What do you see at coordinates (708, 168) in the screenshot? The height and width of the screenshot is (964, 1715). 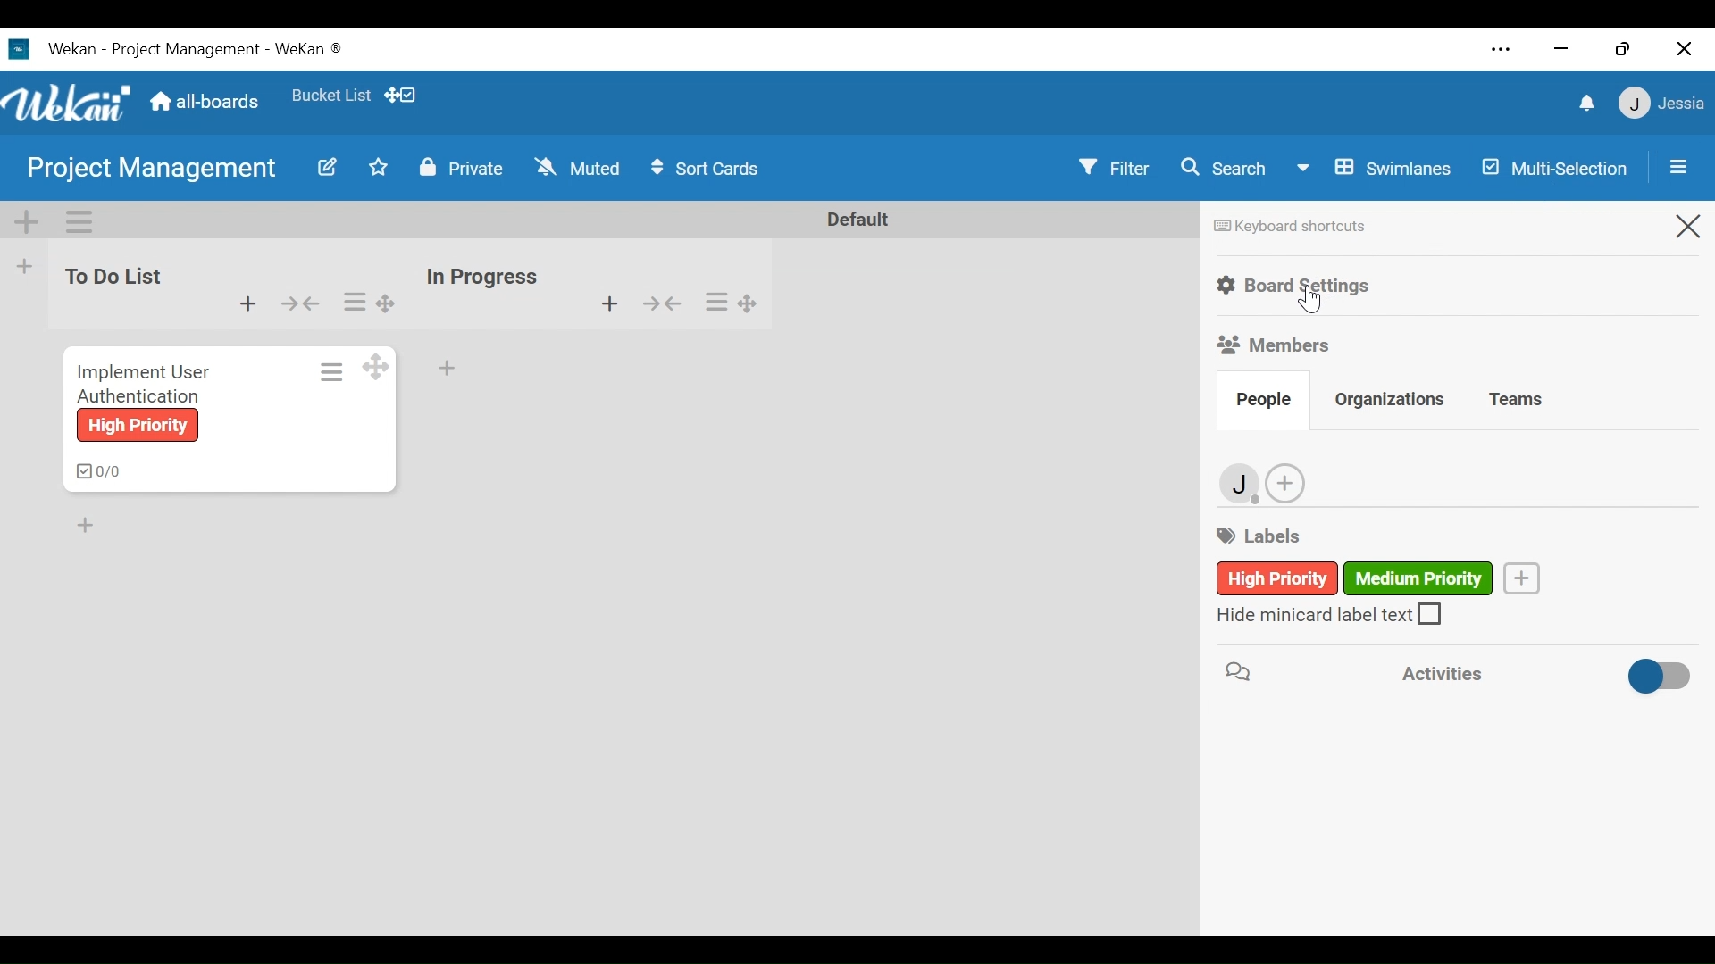 I see `Sort Cards` at bounding box center [708, 168].